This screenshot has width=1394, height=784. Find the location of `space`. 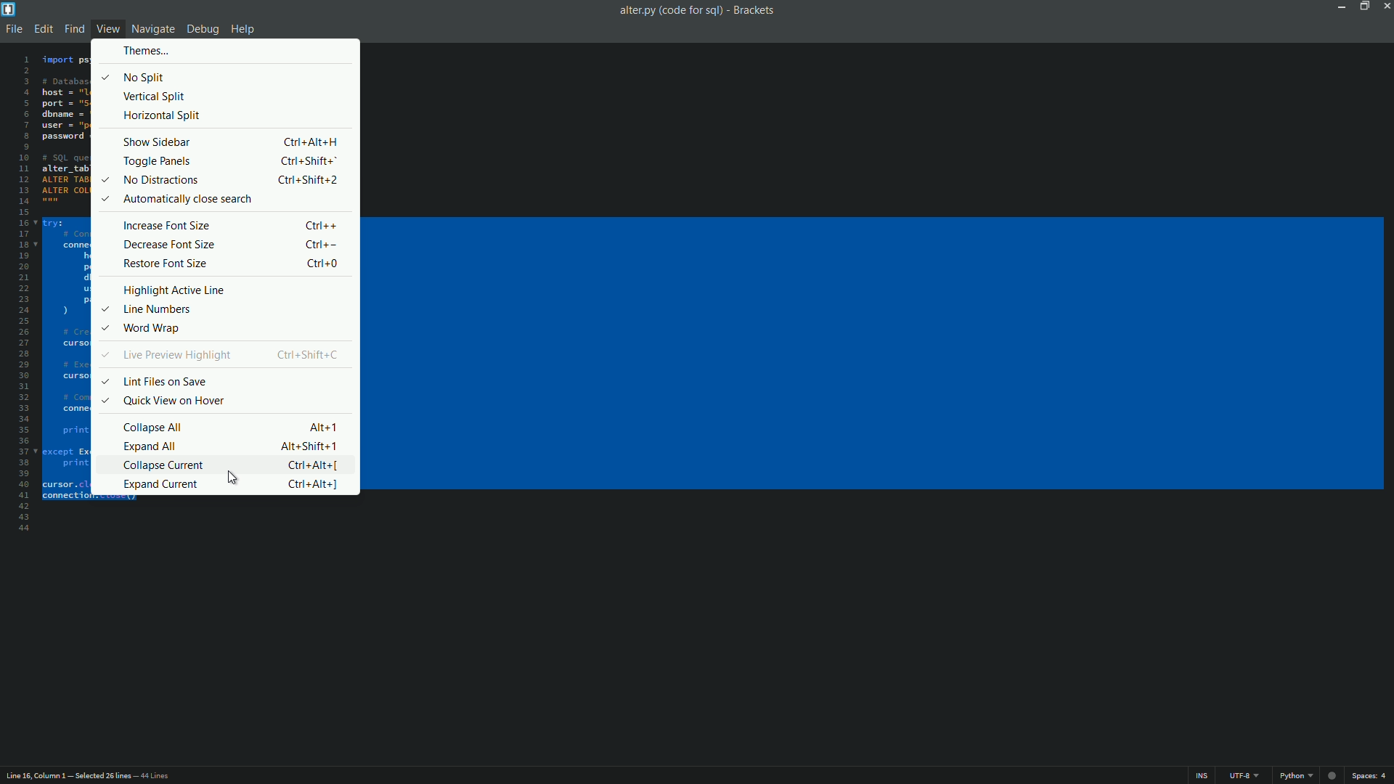

space is located at coordinates (1372, 777).